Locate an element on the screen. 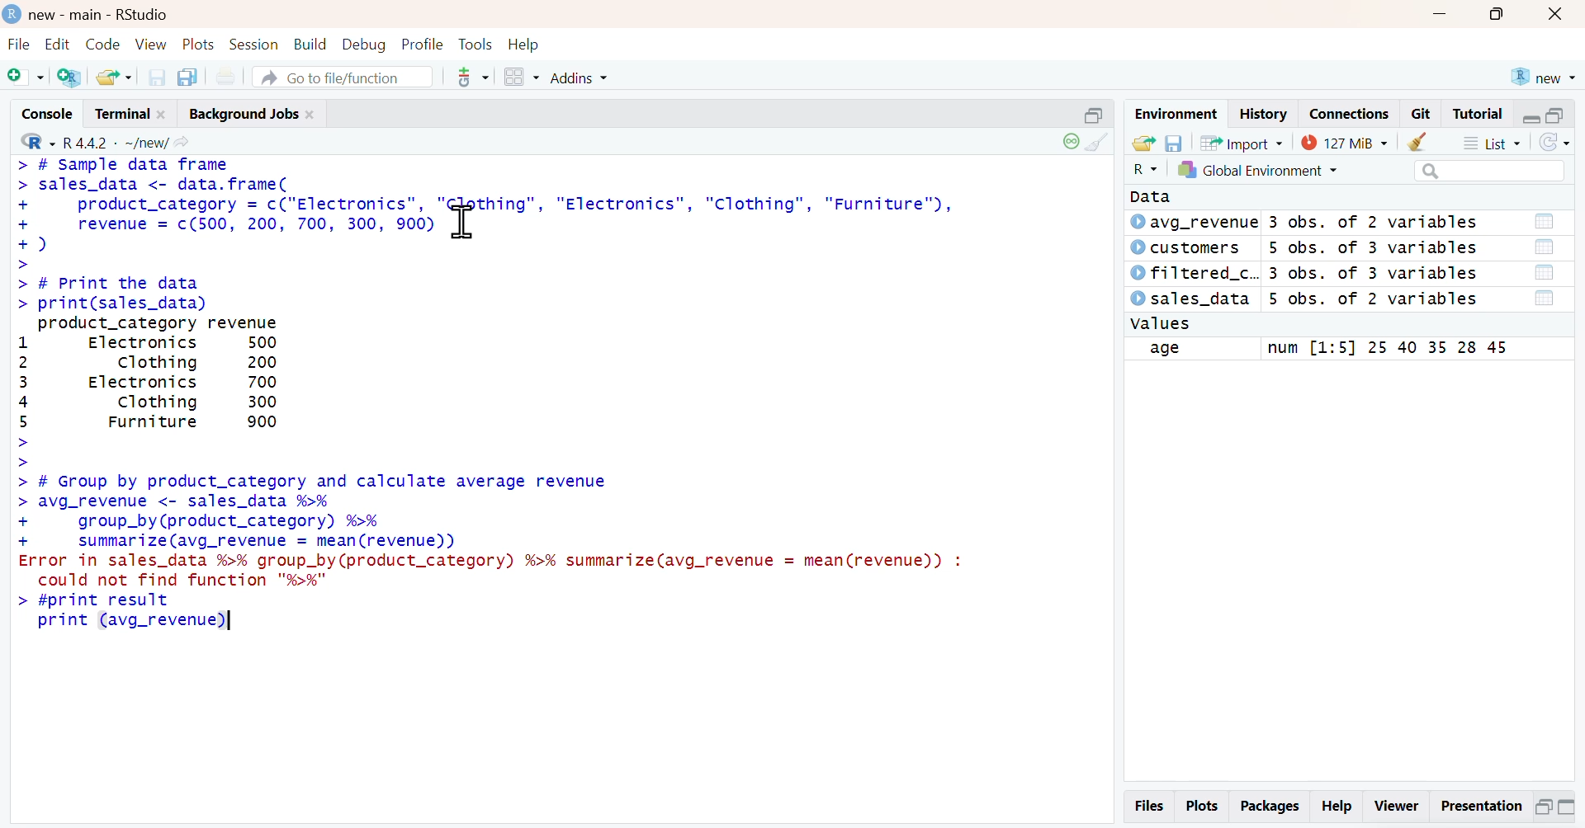  values is located at coordinates (1162, 324).